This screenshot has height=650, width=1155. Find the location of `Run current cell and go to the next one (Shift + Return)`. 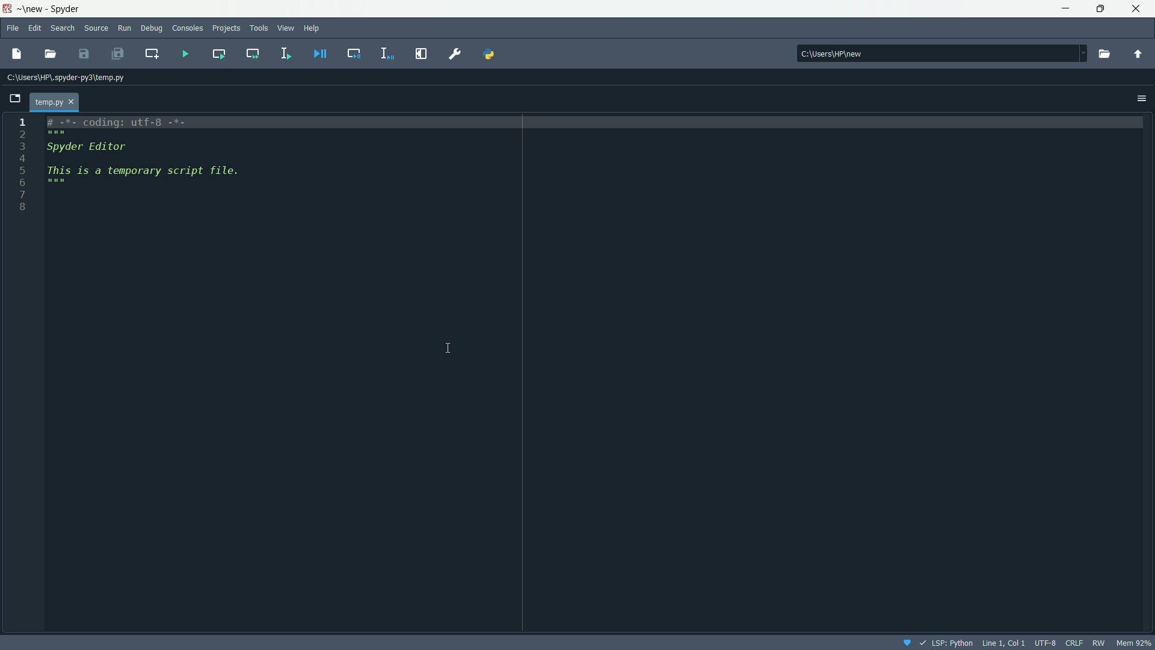

Run current cell and go to the next one (Shift + Return) is located at coordinates (254, 54).